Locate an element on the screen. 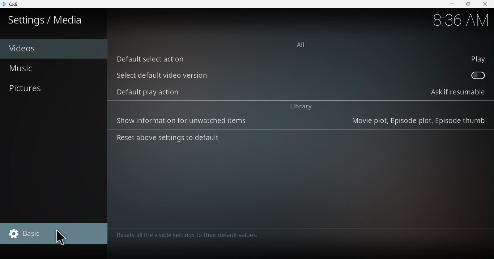 The height and width of the screenshot is (259, 494). close is located at coordinates (486, 4).